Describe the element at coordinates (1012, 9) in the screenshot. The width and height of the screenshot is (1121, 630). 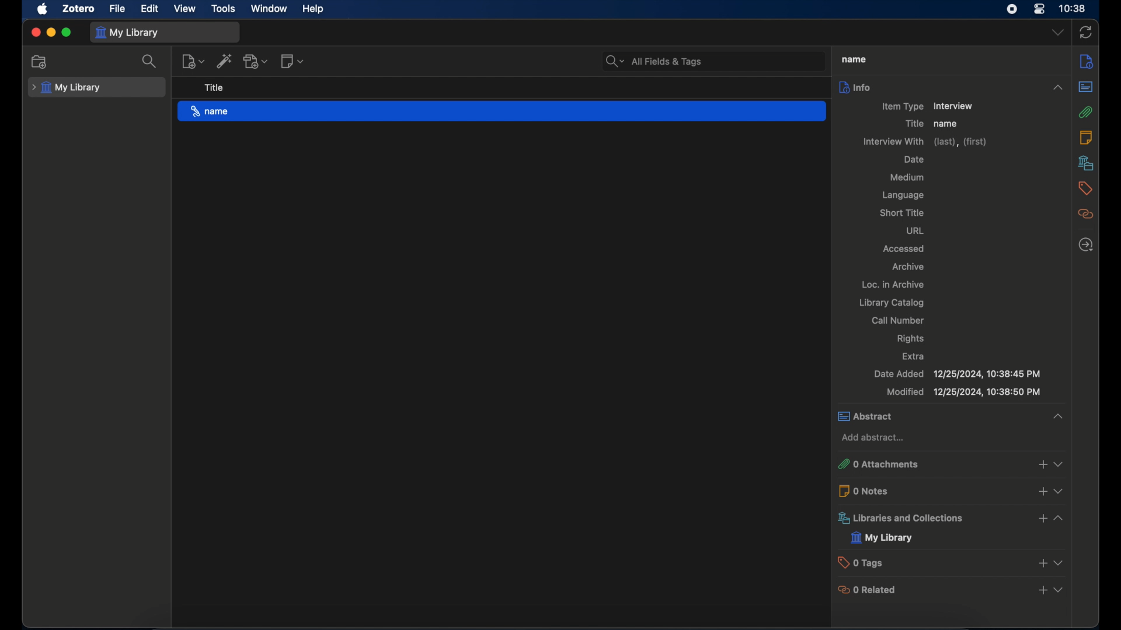
I see `screen recorder` at that location.